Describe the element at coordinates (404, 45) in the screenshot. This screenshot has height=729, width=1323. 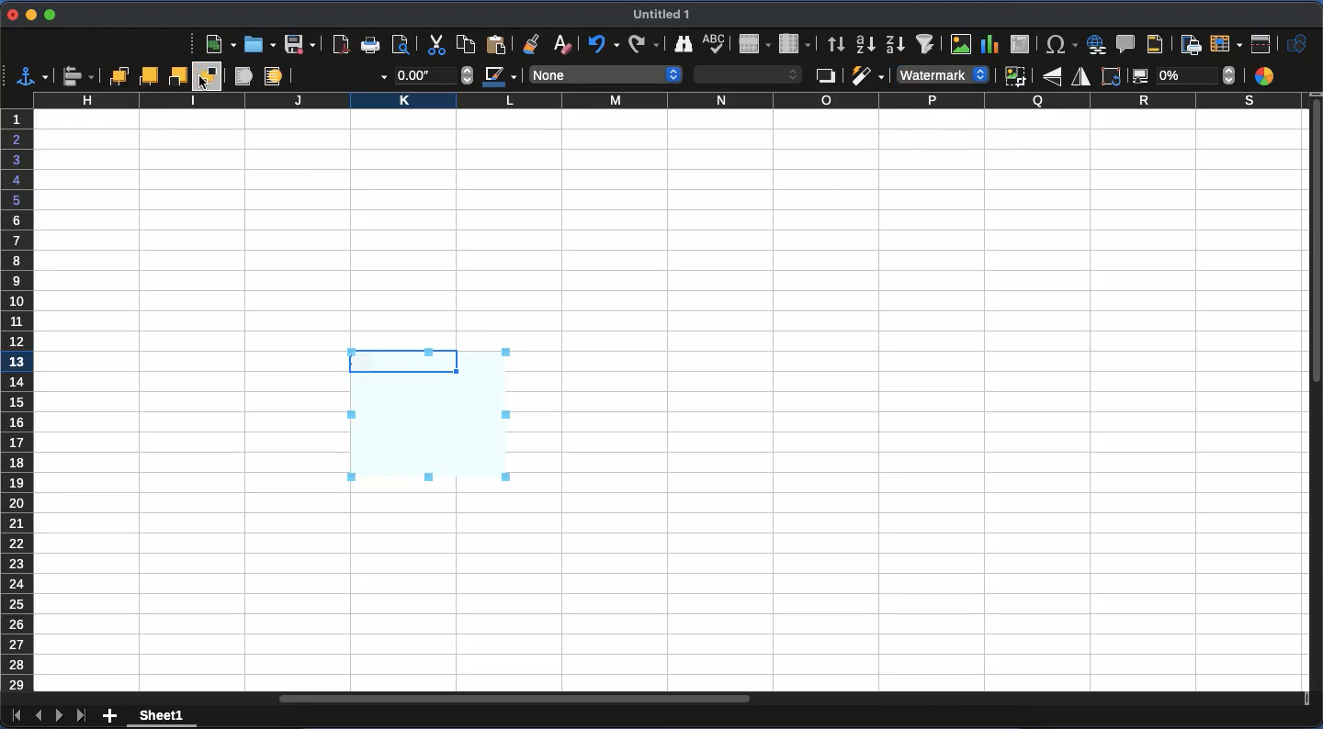
I see `print preview ` at that location.